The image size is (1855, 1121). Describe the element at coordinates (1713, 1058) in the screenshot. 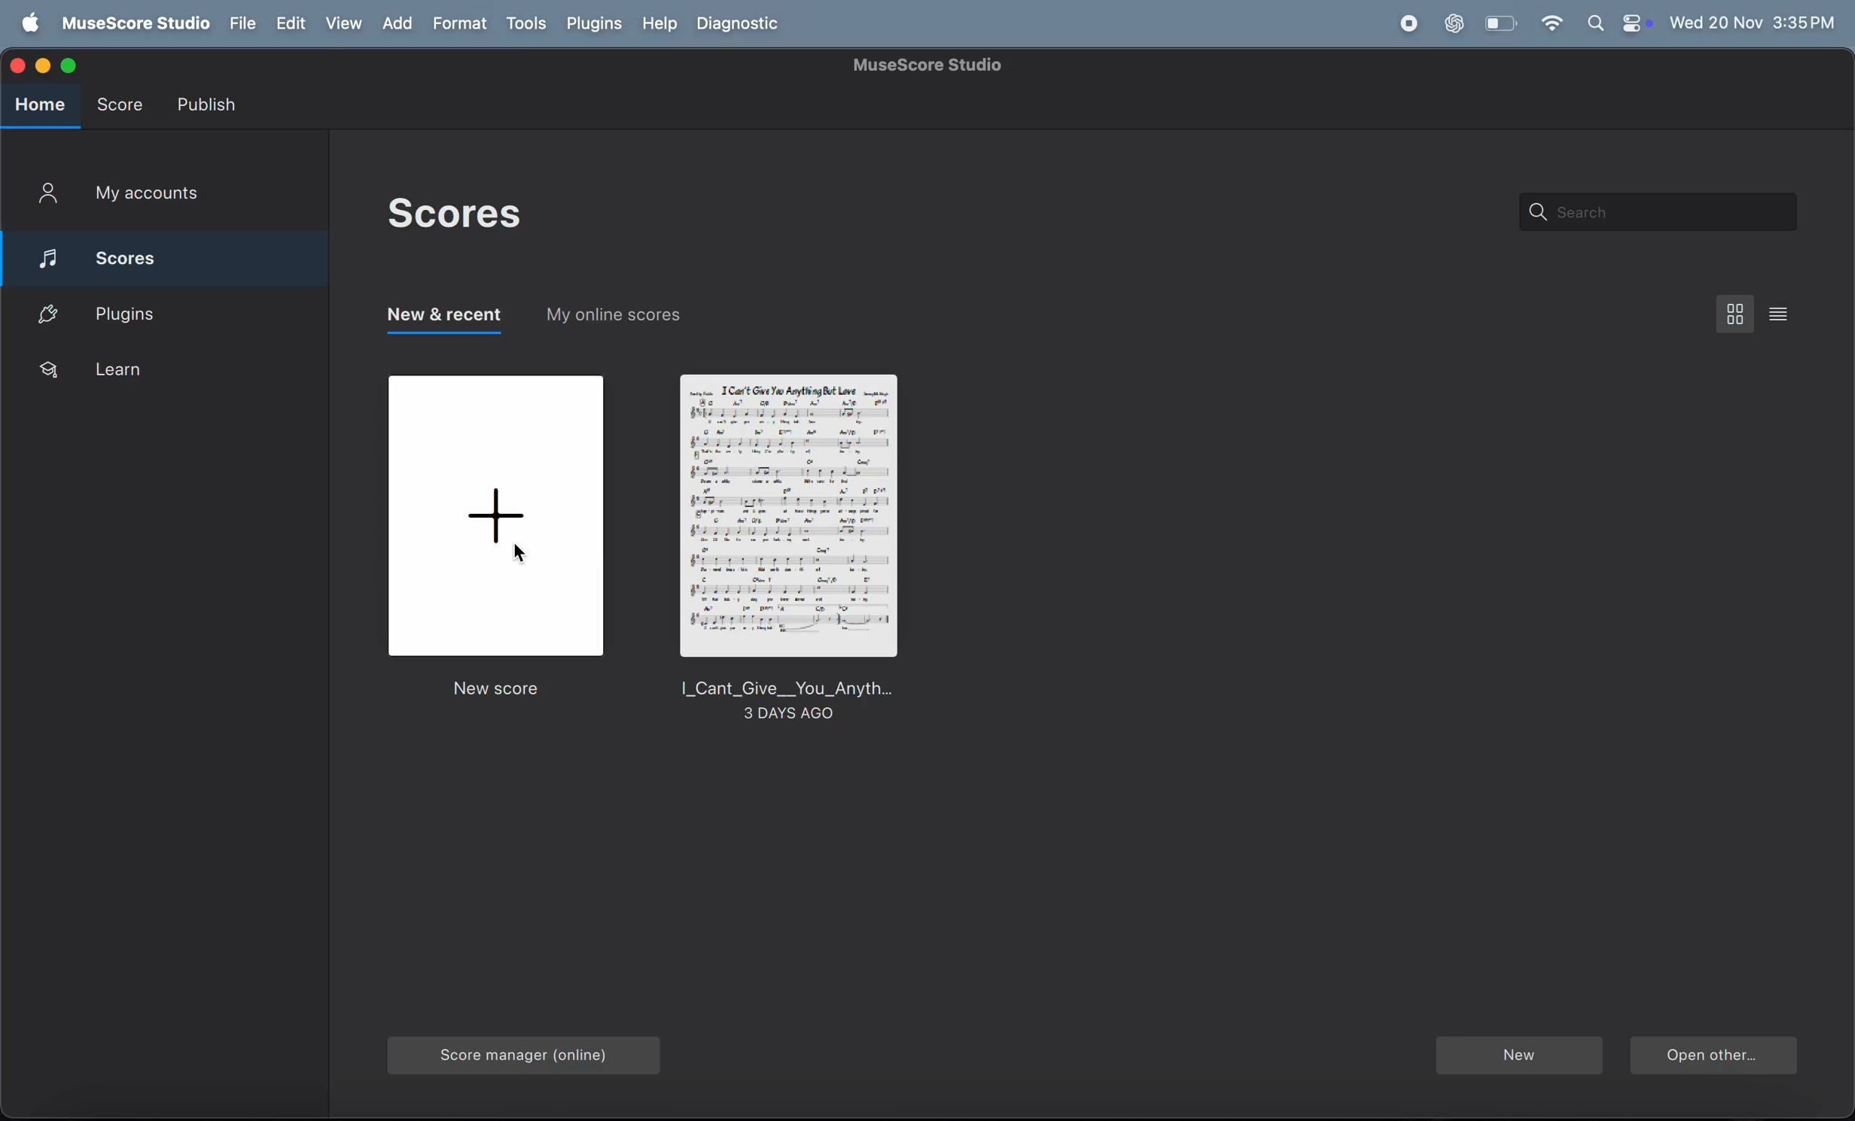

I see `open other` at that location.